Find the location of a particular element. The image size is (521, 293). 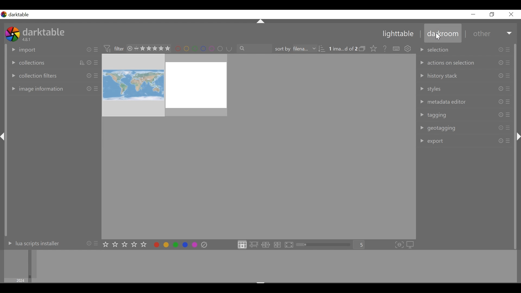

Zoom factor is located at coordinates (360, 245).